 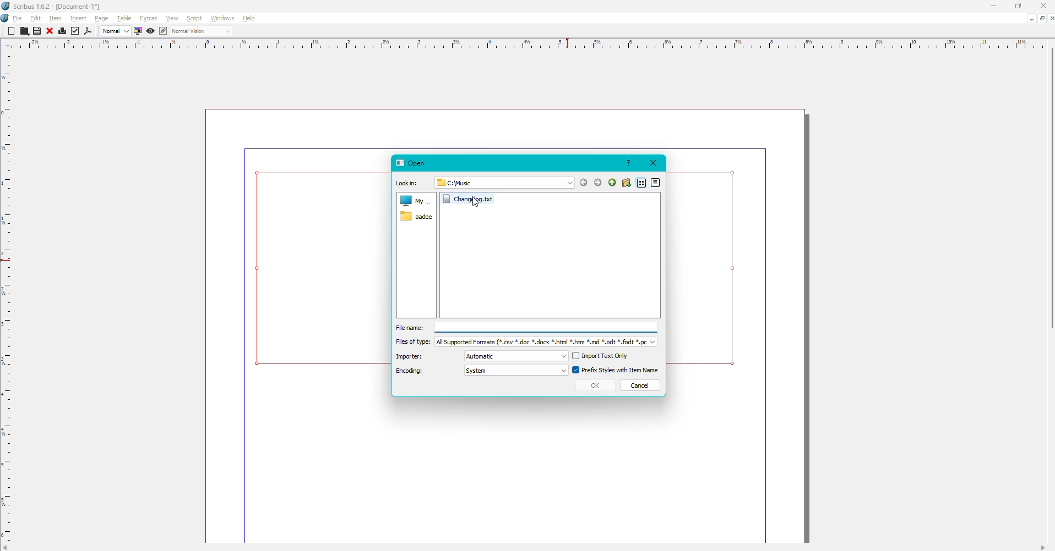 What do you see at coordinates (481, 373) in the screenshot?
I see `Encoding` at bounding box center [481, 373].